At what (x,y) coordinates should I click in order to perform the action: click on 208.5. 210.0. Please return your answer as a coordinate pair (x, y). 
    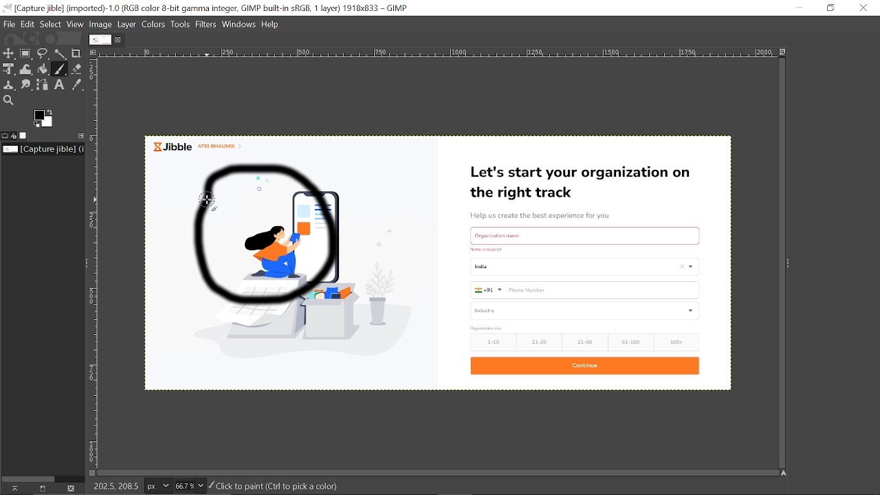
    Looking at the image, I should click on (115, 484).